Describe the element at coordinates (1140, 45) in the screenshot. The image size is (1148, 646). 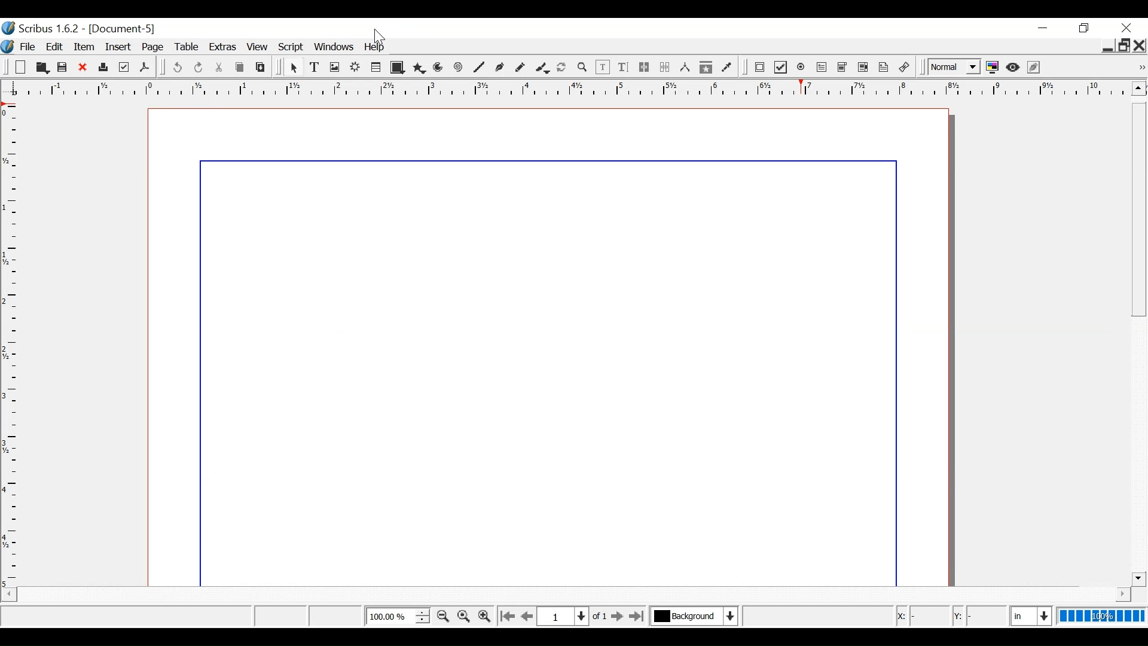
I see `Close` at that location.